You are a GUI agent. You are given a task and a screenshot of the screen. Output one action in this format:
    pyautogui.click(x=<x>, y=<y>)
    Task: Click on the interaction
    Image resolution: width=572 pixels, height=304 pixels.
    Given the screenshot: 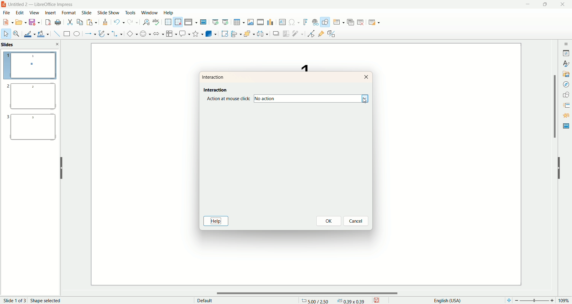 What is the action you would take?
    pyautogui.click(x=214, y=89)
    